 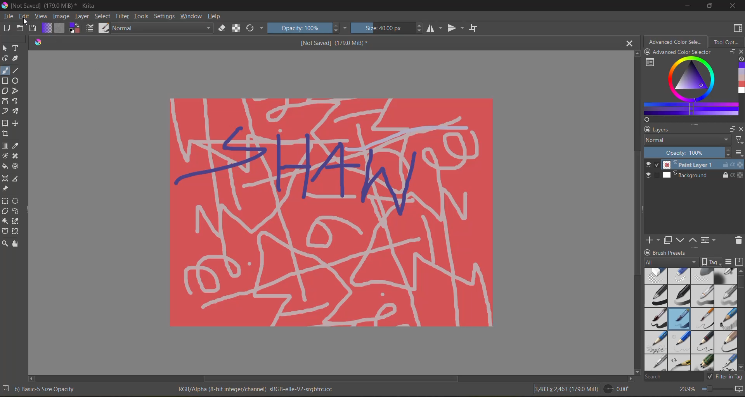 What do you see at coordinates (5, 70) in the screenshot?
I see `freehand brush` at bounding box center [5, 70].